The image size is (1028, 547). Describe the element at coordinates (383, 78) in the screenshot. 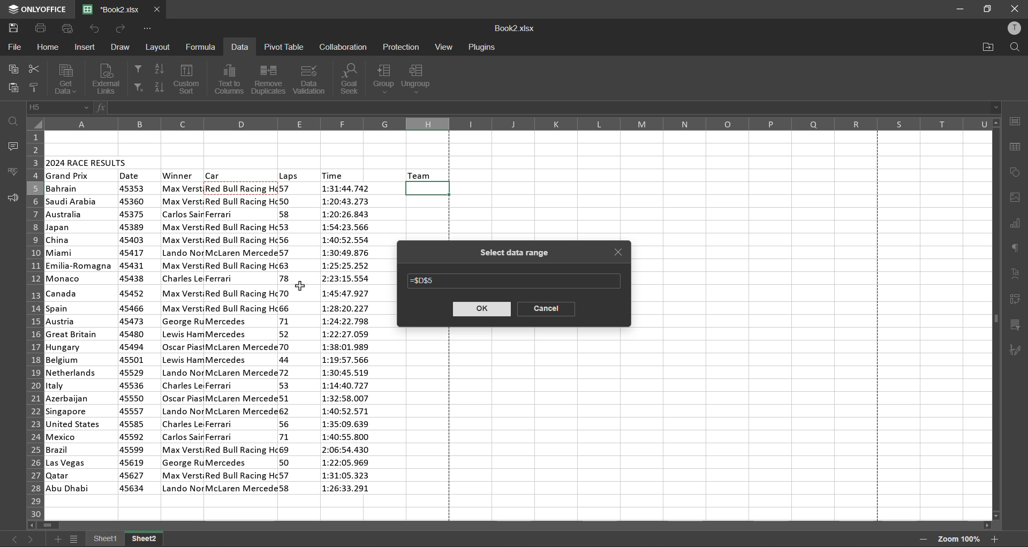

I see `group` at that location.